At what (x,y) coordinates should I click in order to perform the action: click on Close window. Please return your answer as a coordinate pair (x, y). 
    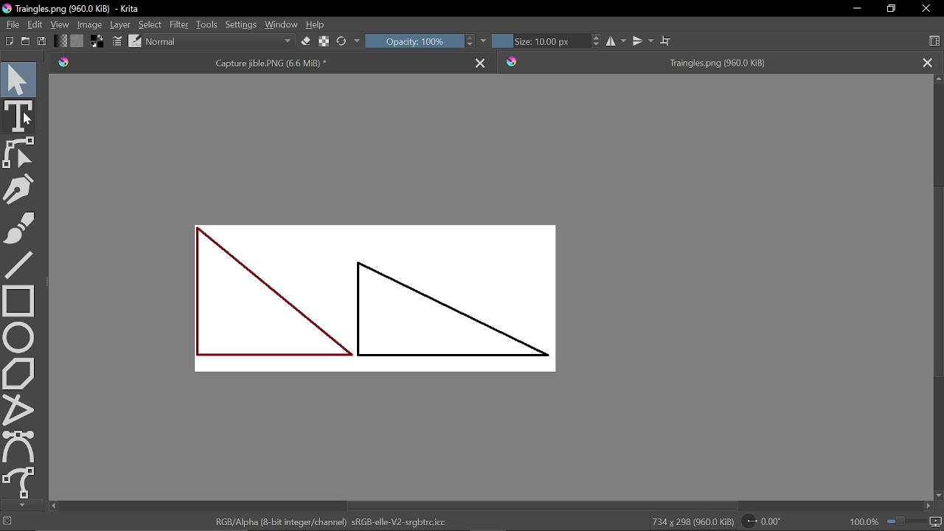
    Looking at the image, I should click on (925, 9).